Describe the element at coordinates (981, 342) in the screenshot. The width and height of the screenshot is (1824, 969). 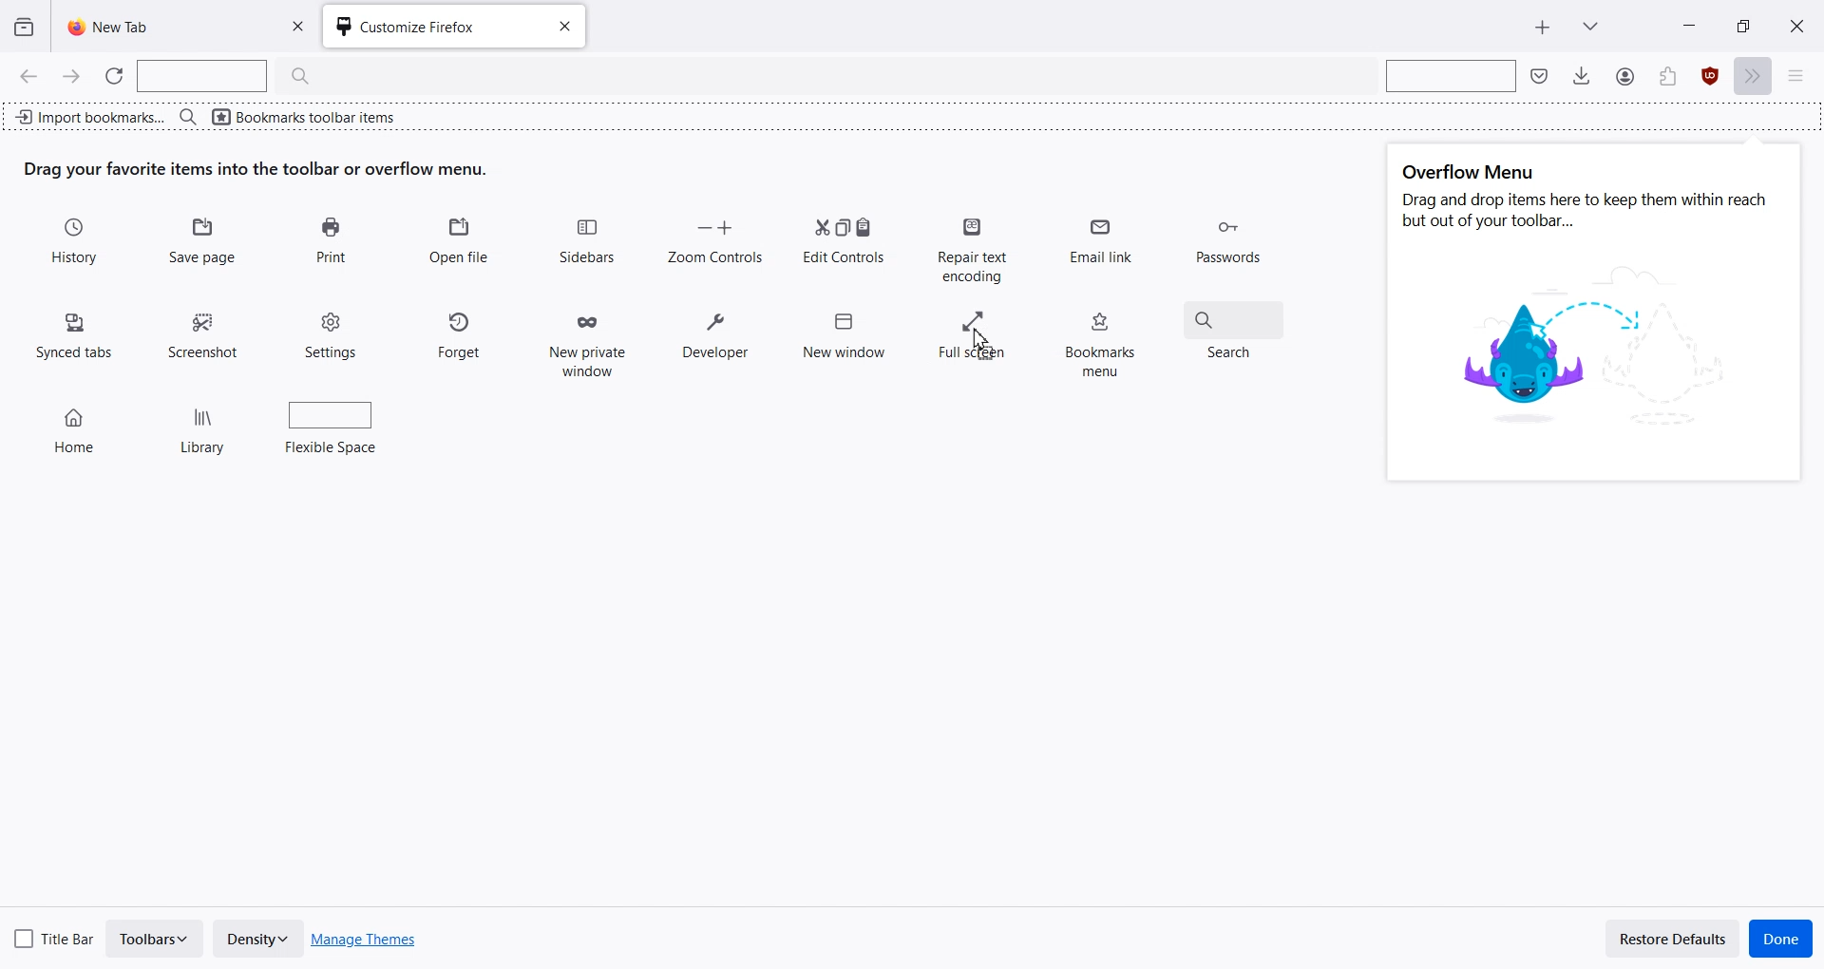
I see `Drag cursor` at that location.